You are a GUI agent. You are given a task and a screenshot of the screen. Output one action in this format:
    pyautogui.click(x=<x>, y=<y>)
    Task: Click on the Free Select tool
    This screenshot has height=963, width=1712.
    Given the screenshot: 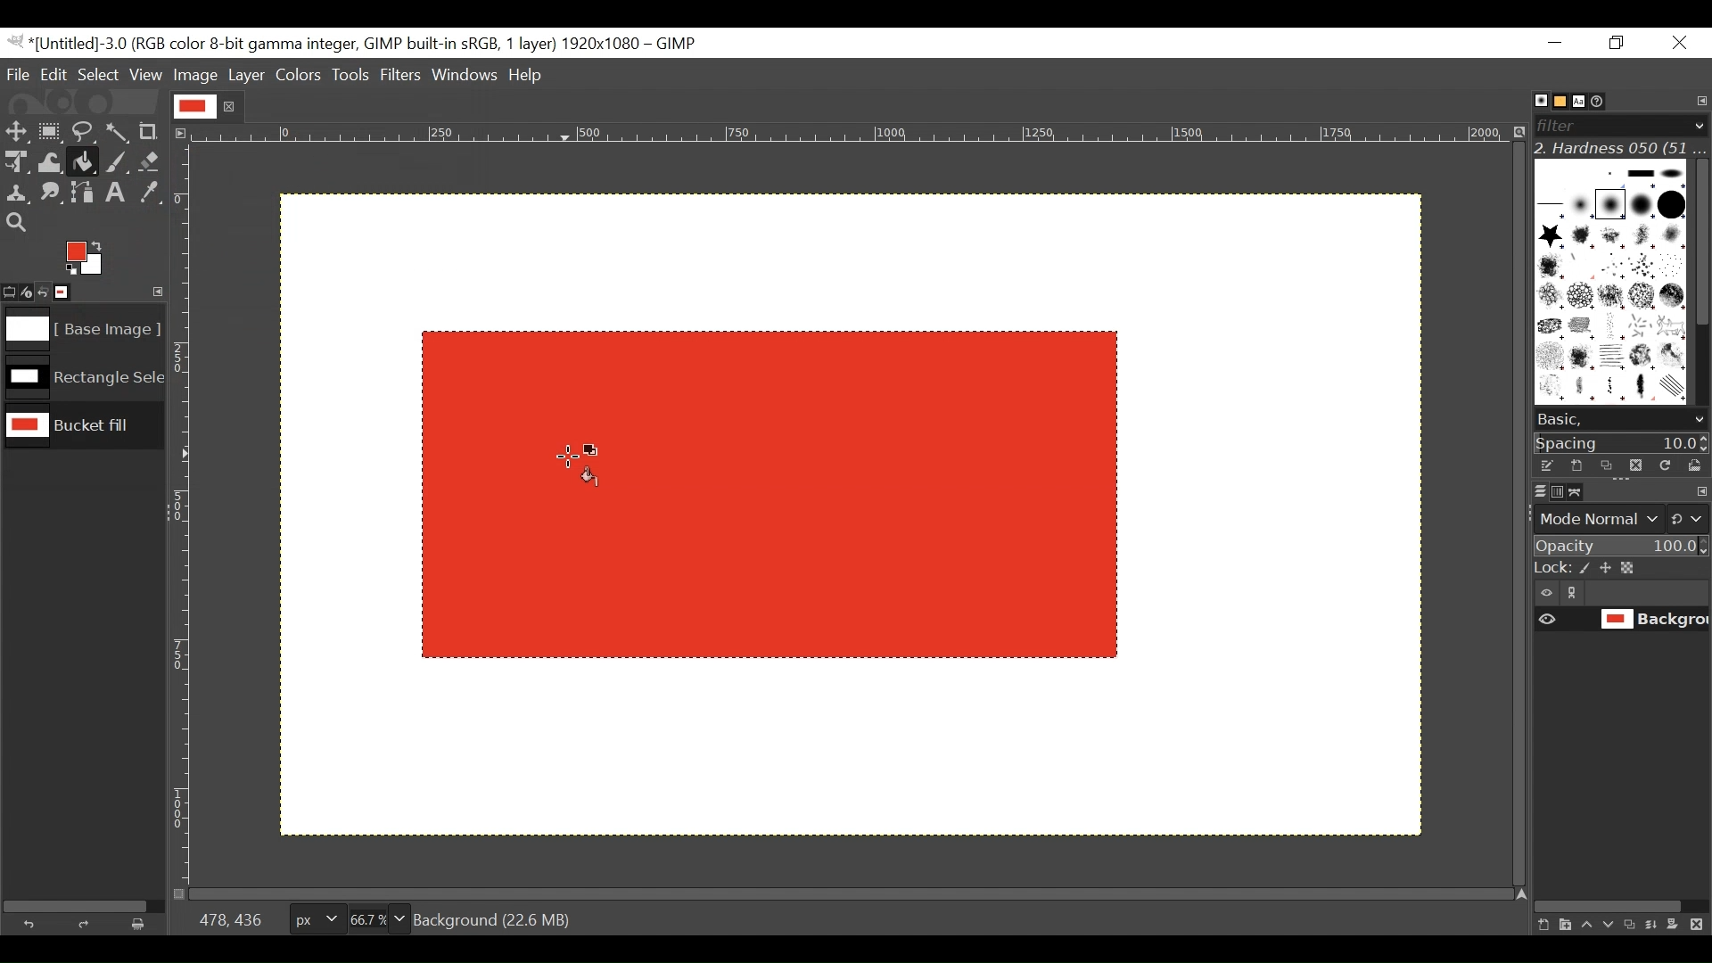 What is the action you would take?
    pyautogui.click(x=82, y=128)
    